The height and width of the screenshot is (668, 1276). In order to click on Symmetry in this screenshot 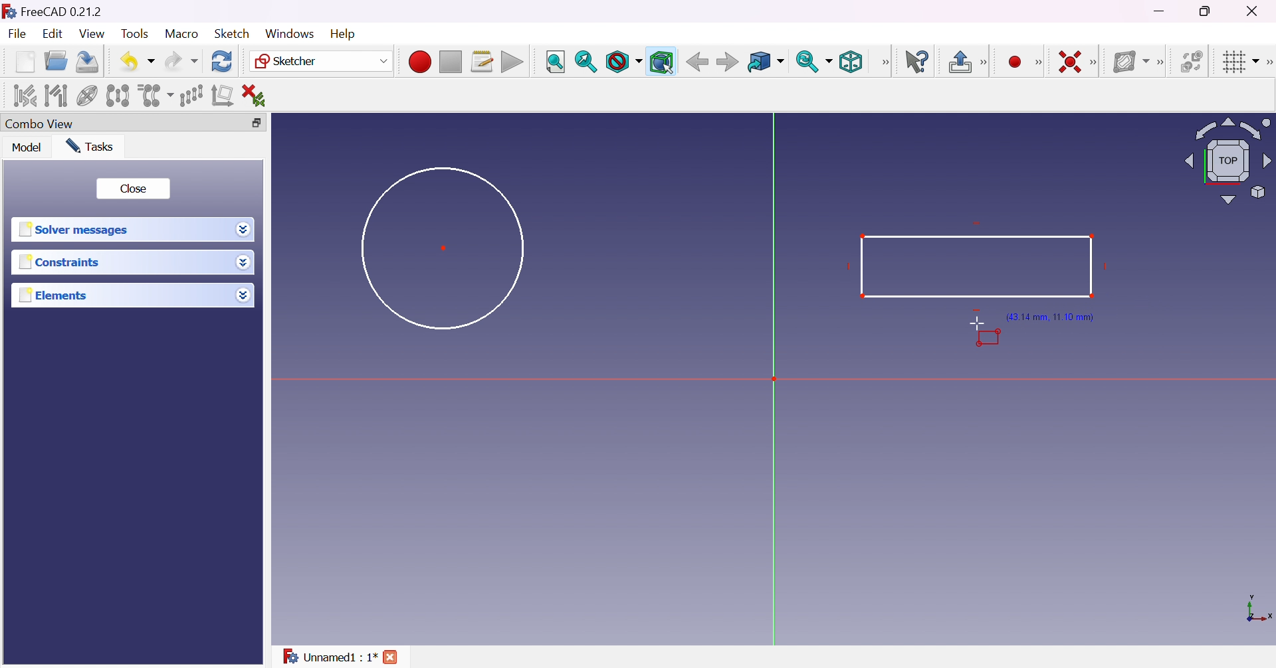, I will do `click(118, 95)`.